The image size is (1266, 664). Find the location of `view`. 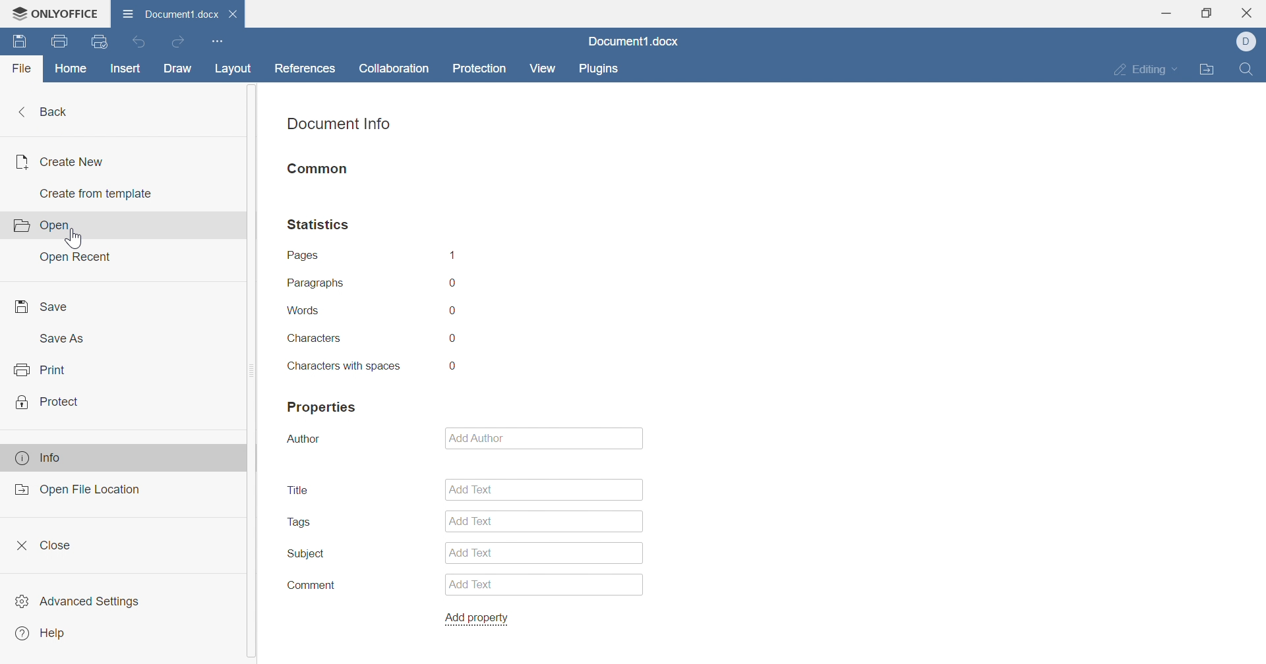

view is located at coordinates (542, 69).